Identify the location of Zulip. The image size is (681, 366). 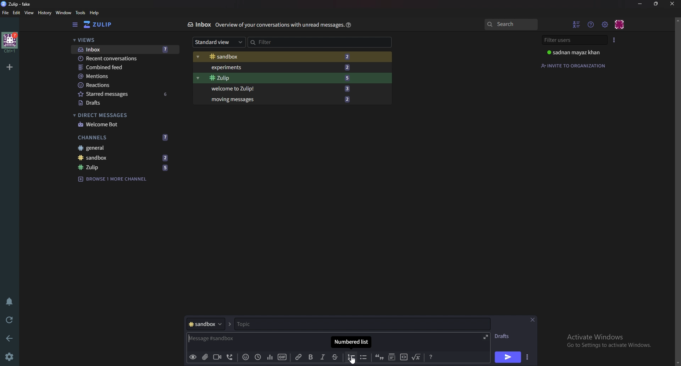
(278, 78).